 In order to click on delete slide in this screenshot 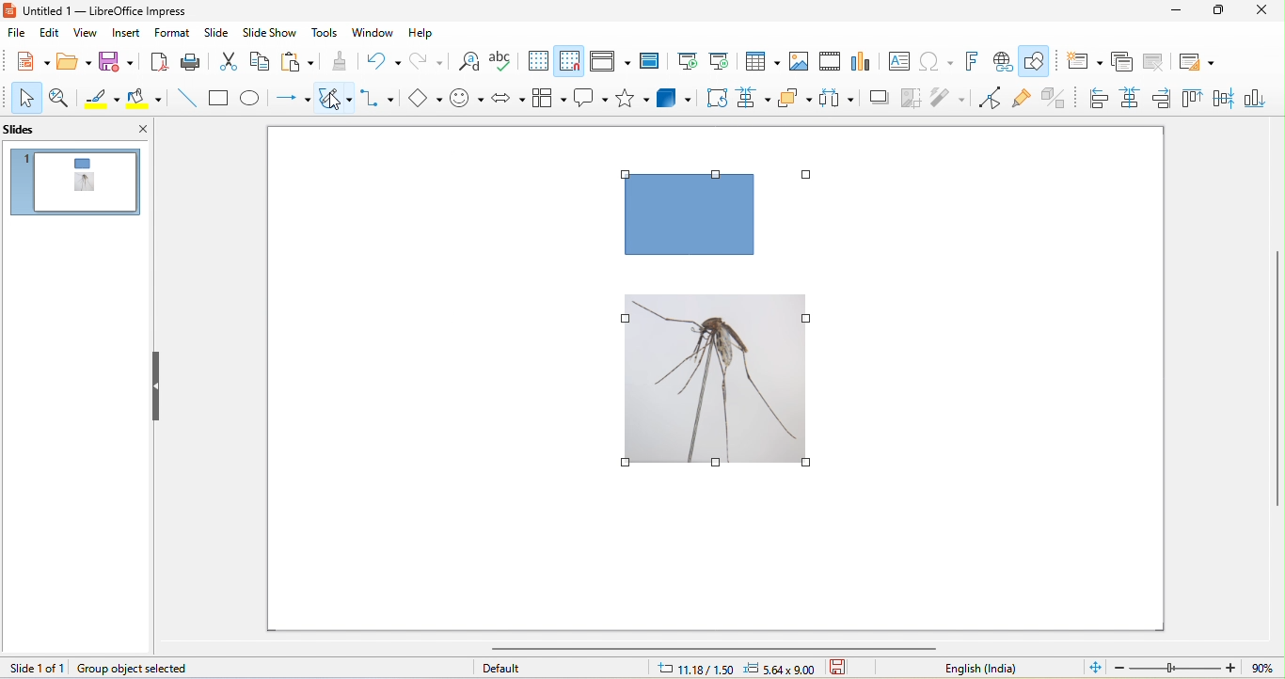, I will do `click(1157, 62)`.